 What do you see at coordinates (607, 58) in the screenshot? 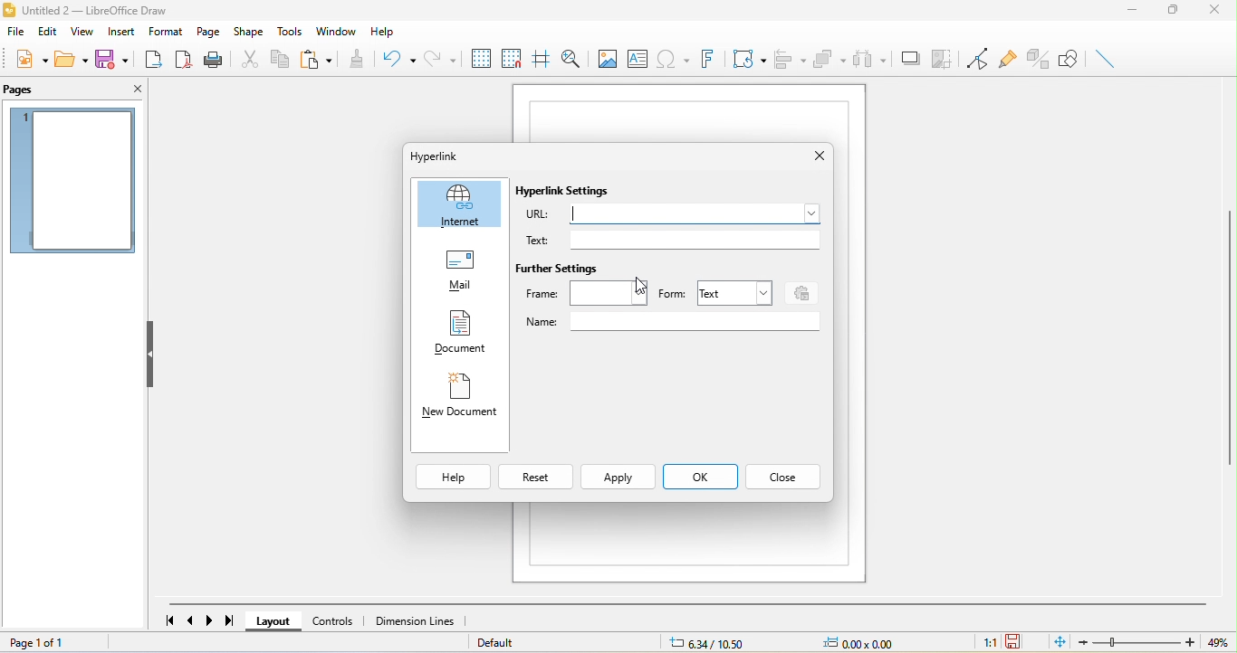
I see `image` at bounding box center [607, 58].